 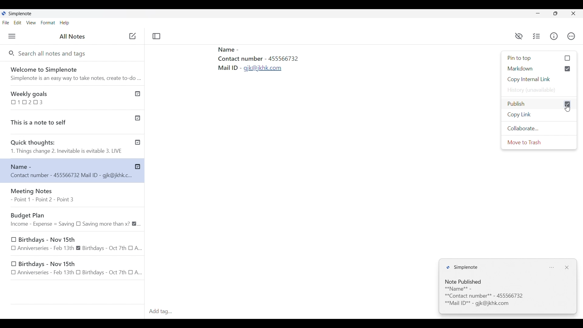 What do you see at coordinates (551, 268) in the screenshot?
I see `Notifications setting` at bounding box center [551, 268].